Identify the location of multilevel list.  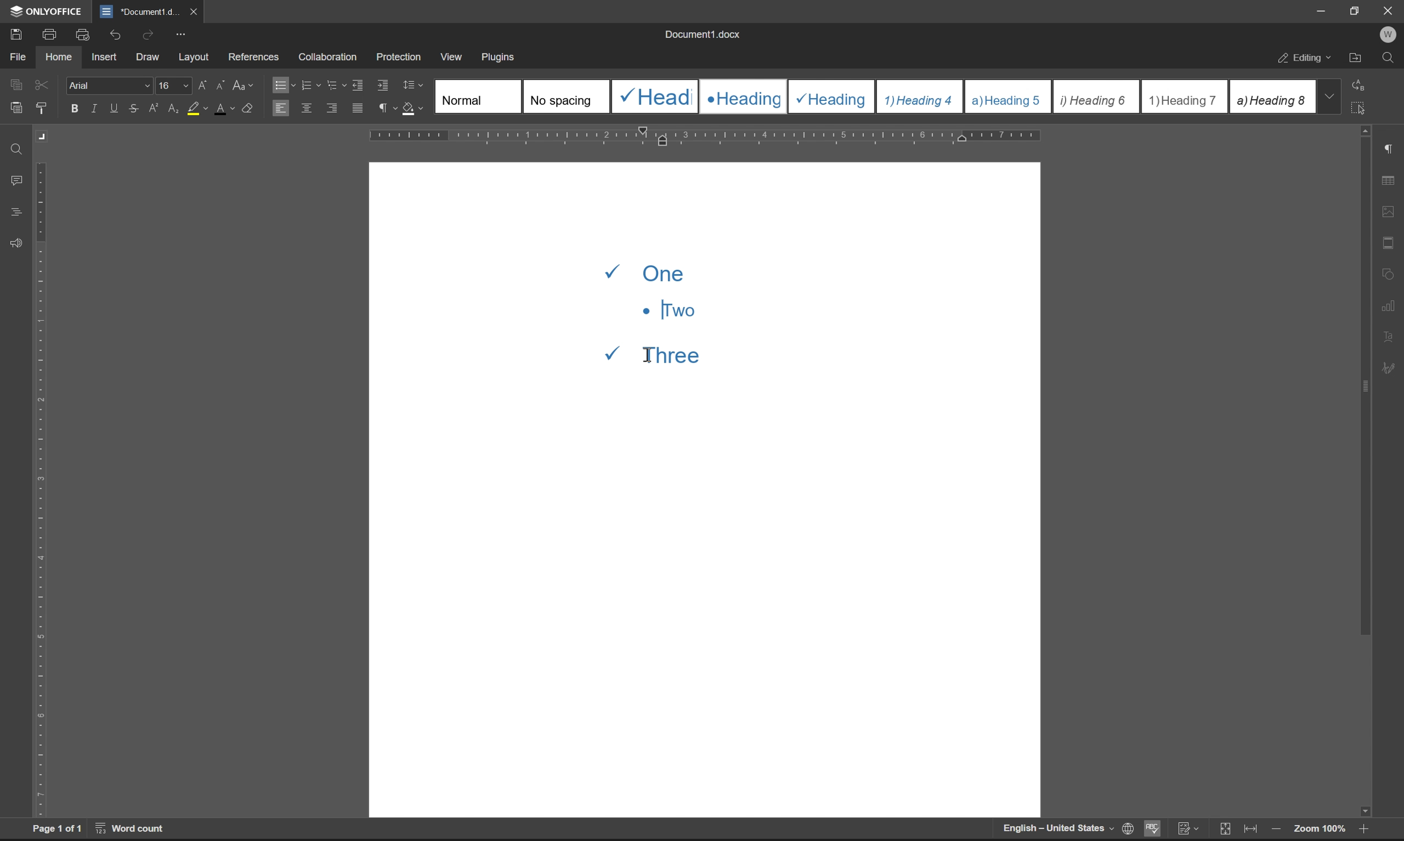
(337, 84).